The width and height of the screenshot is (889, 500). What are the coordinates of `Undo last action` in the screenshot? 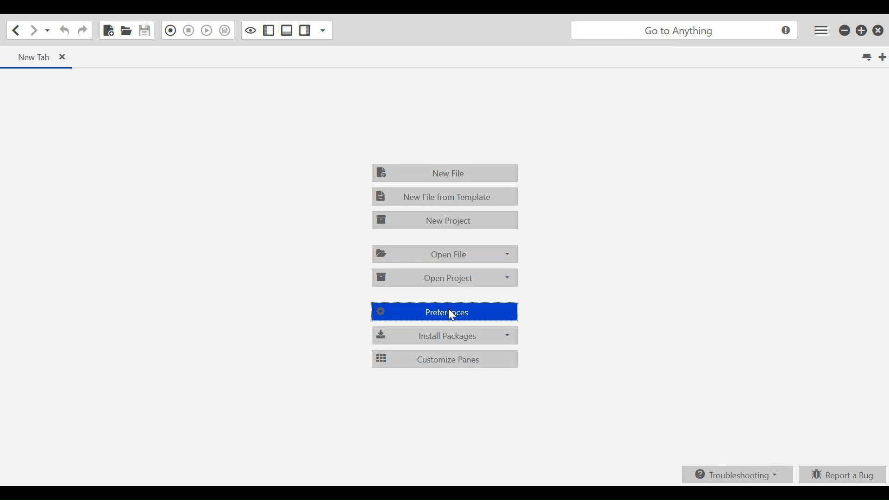 It's located at (65, 31).